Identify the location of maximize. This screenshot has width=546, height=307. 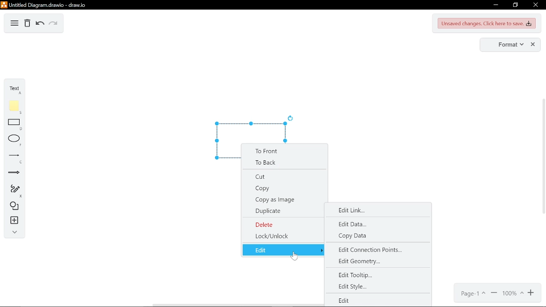
(515, 5).